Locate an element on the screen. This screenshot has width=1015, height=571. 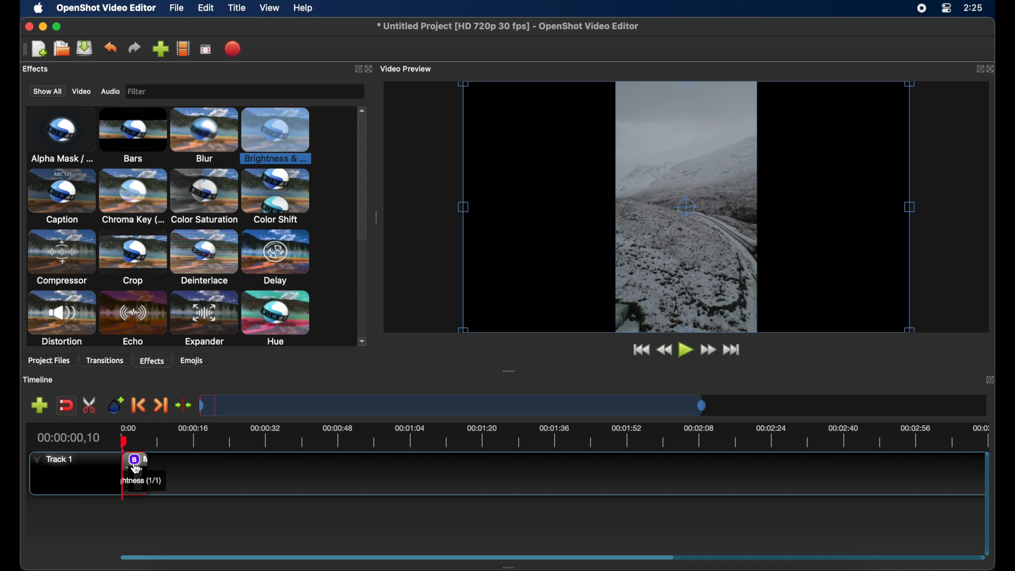
help is located at coordinates (304, 8).